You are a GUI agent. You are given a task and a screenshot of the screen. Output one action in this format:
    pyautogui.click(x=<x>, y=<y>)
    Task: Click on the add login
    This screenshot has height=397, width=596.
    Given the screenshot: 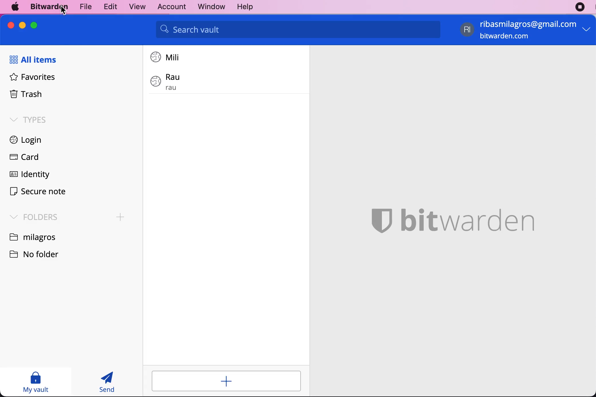 What is the action you would take?
    pyautogui.click(x=226, y=381)
    